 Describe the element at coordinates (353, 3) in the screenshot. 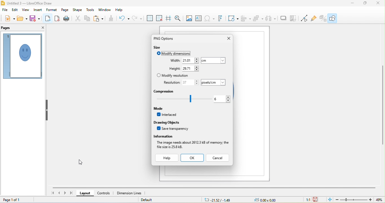

I see `minimize` at that location.